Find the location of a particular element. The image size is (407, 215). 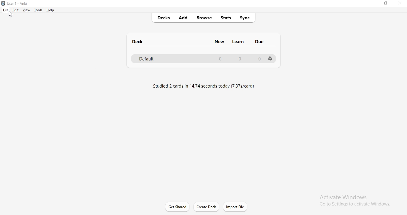

help is located at coordinates (52, 10).